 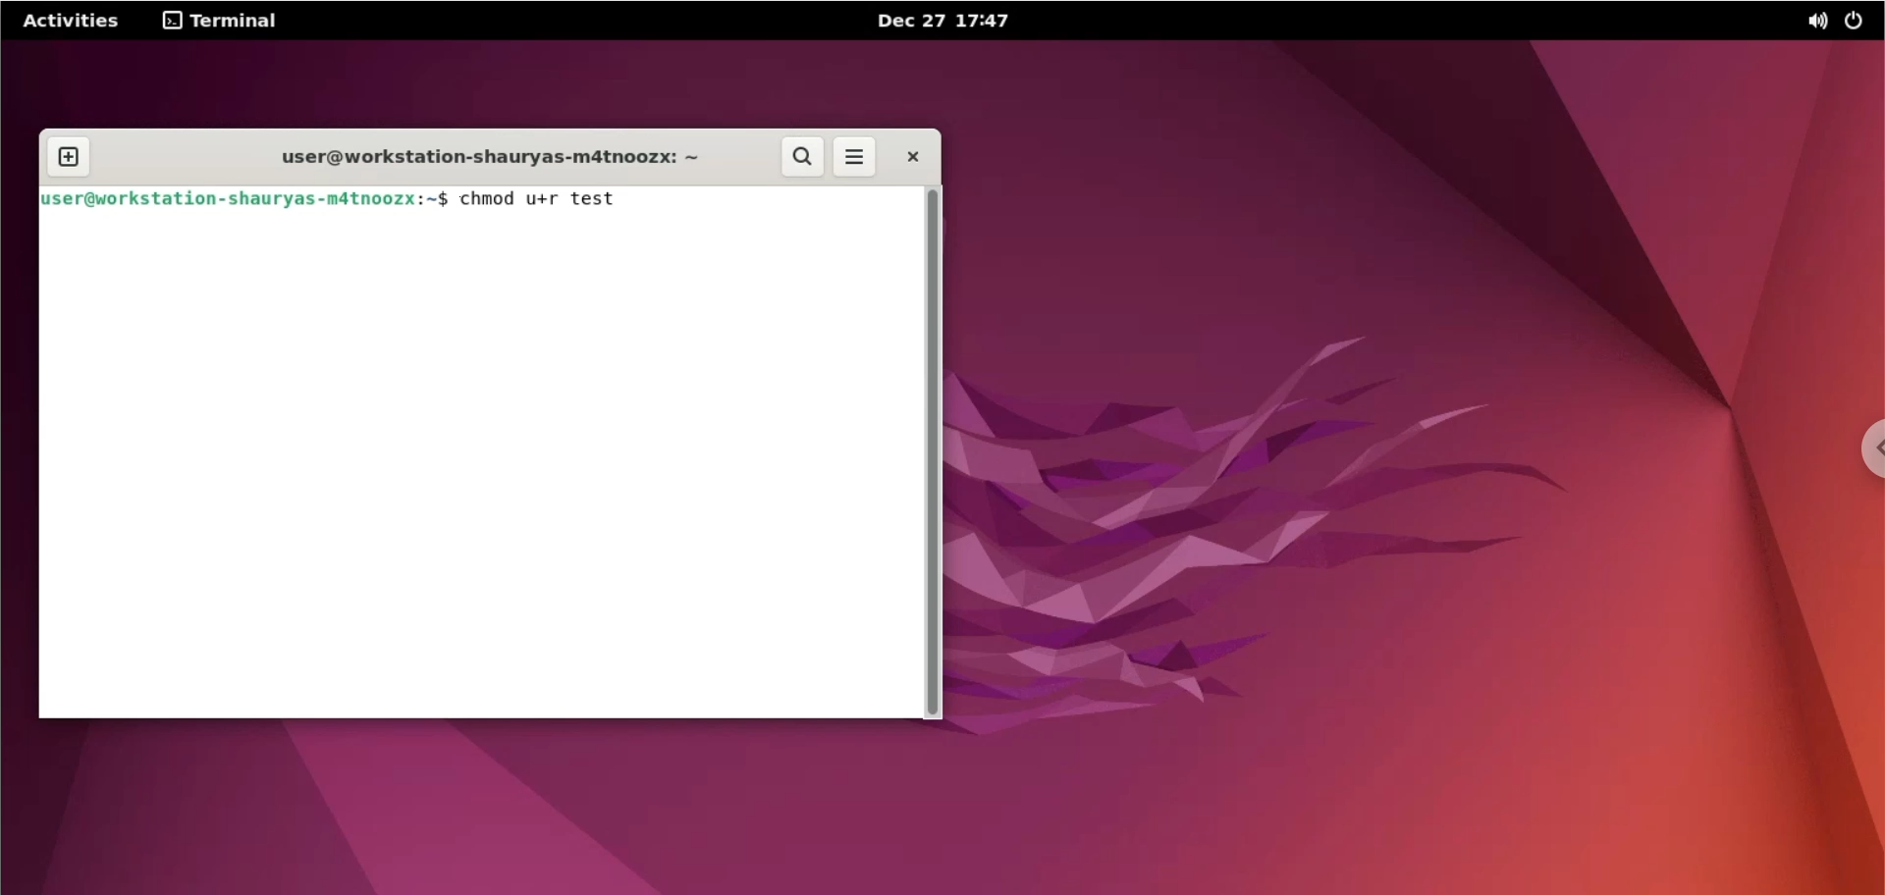 I want to click on search button, so click(x=805, y=158).